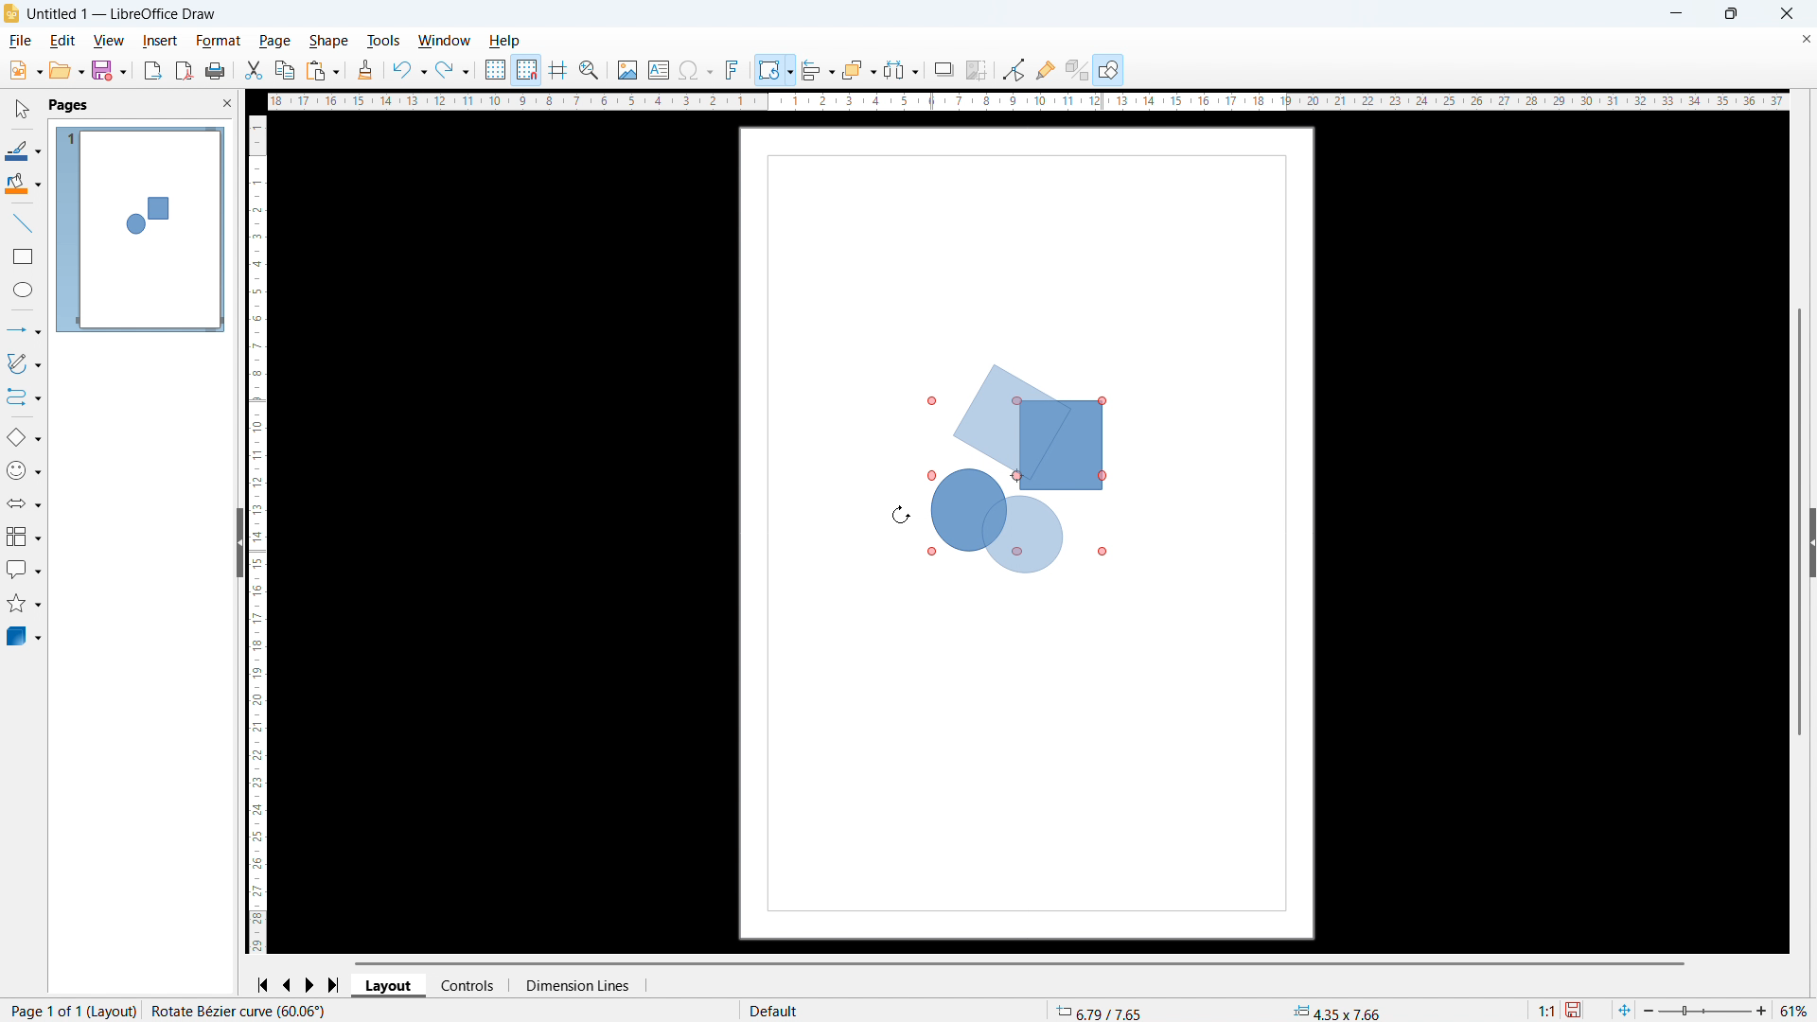  What do you see at coordinates (161, 41) in the screenshot?
I see `Insert ` at bounding box center [161, 41].